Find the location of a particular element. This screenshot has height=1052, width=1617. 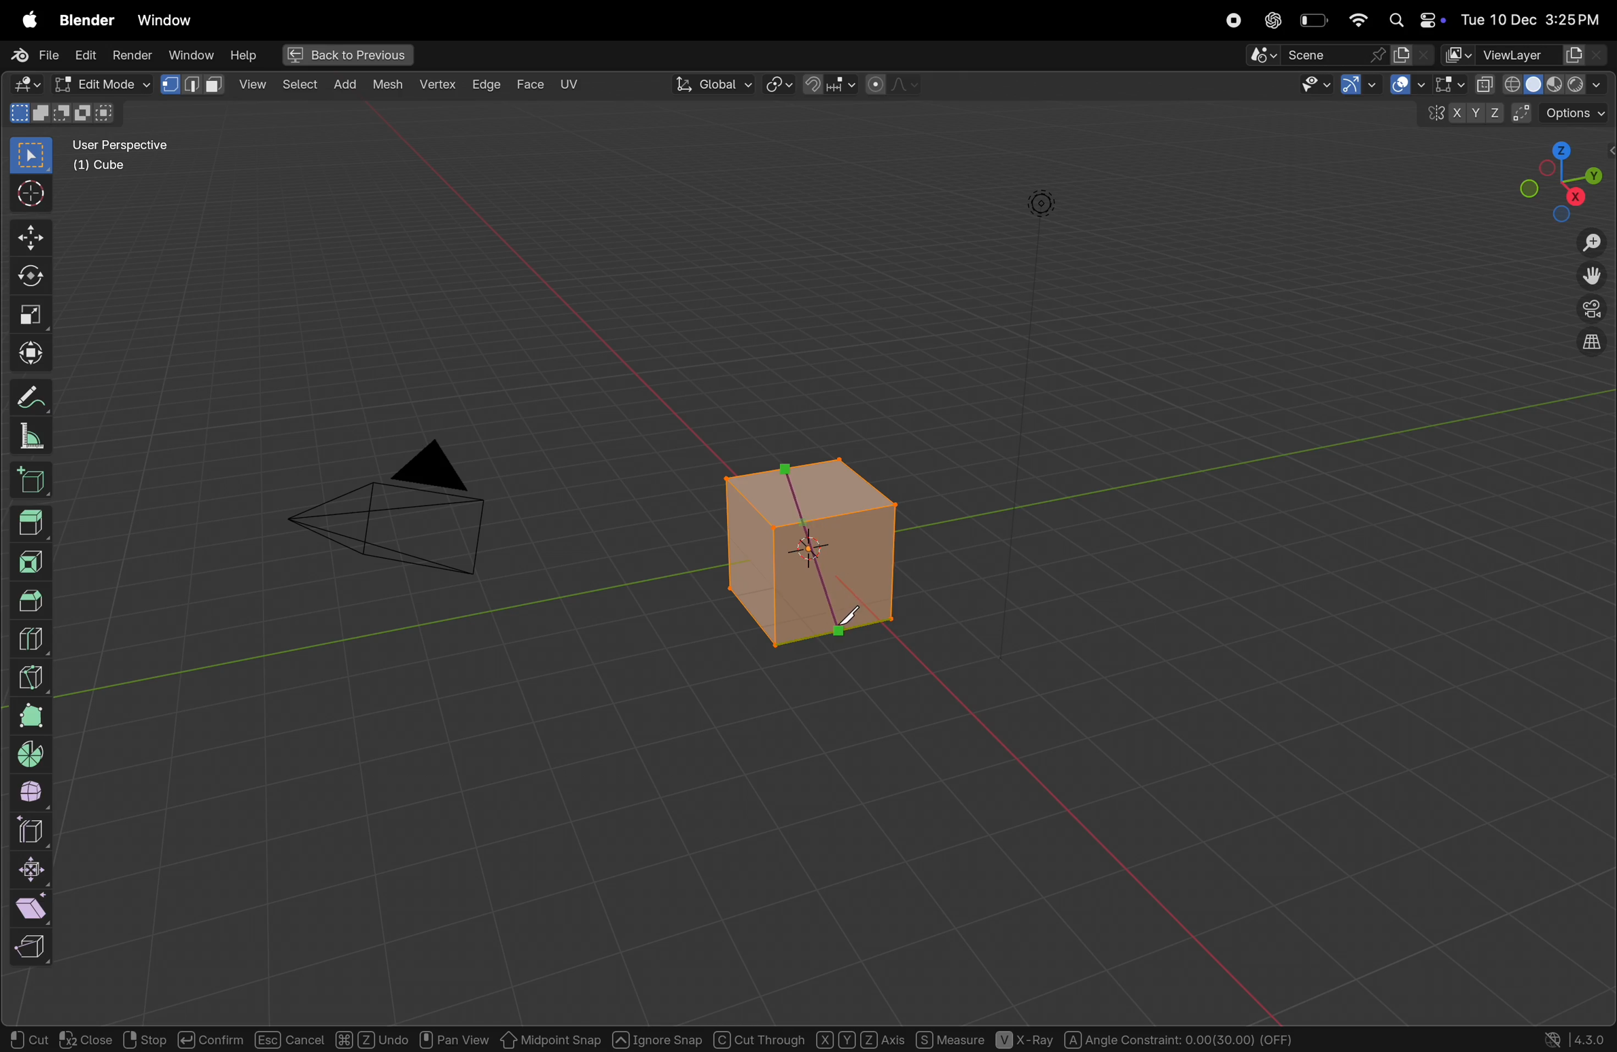

Extrude region is located at coordinates (32, 522).